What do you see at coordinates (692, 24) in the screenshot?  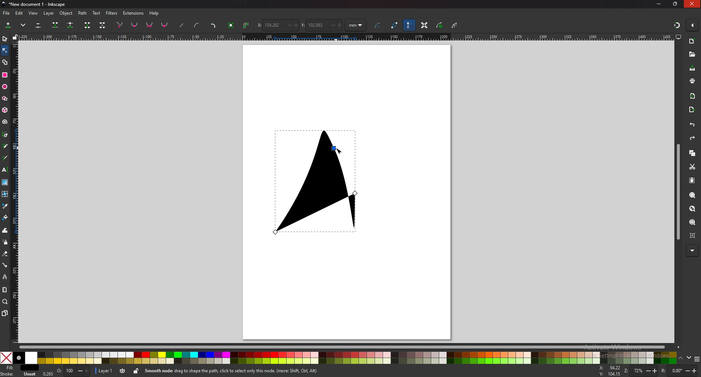 I see `enable snapping` at bounding box center [692, 24].